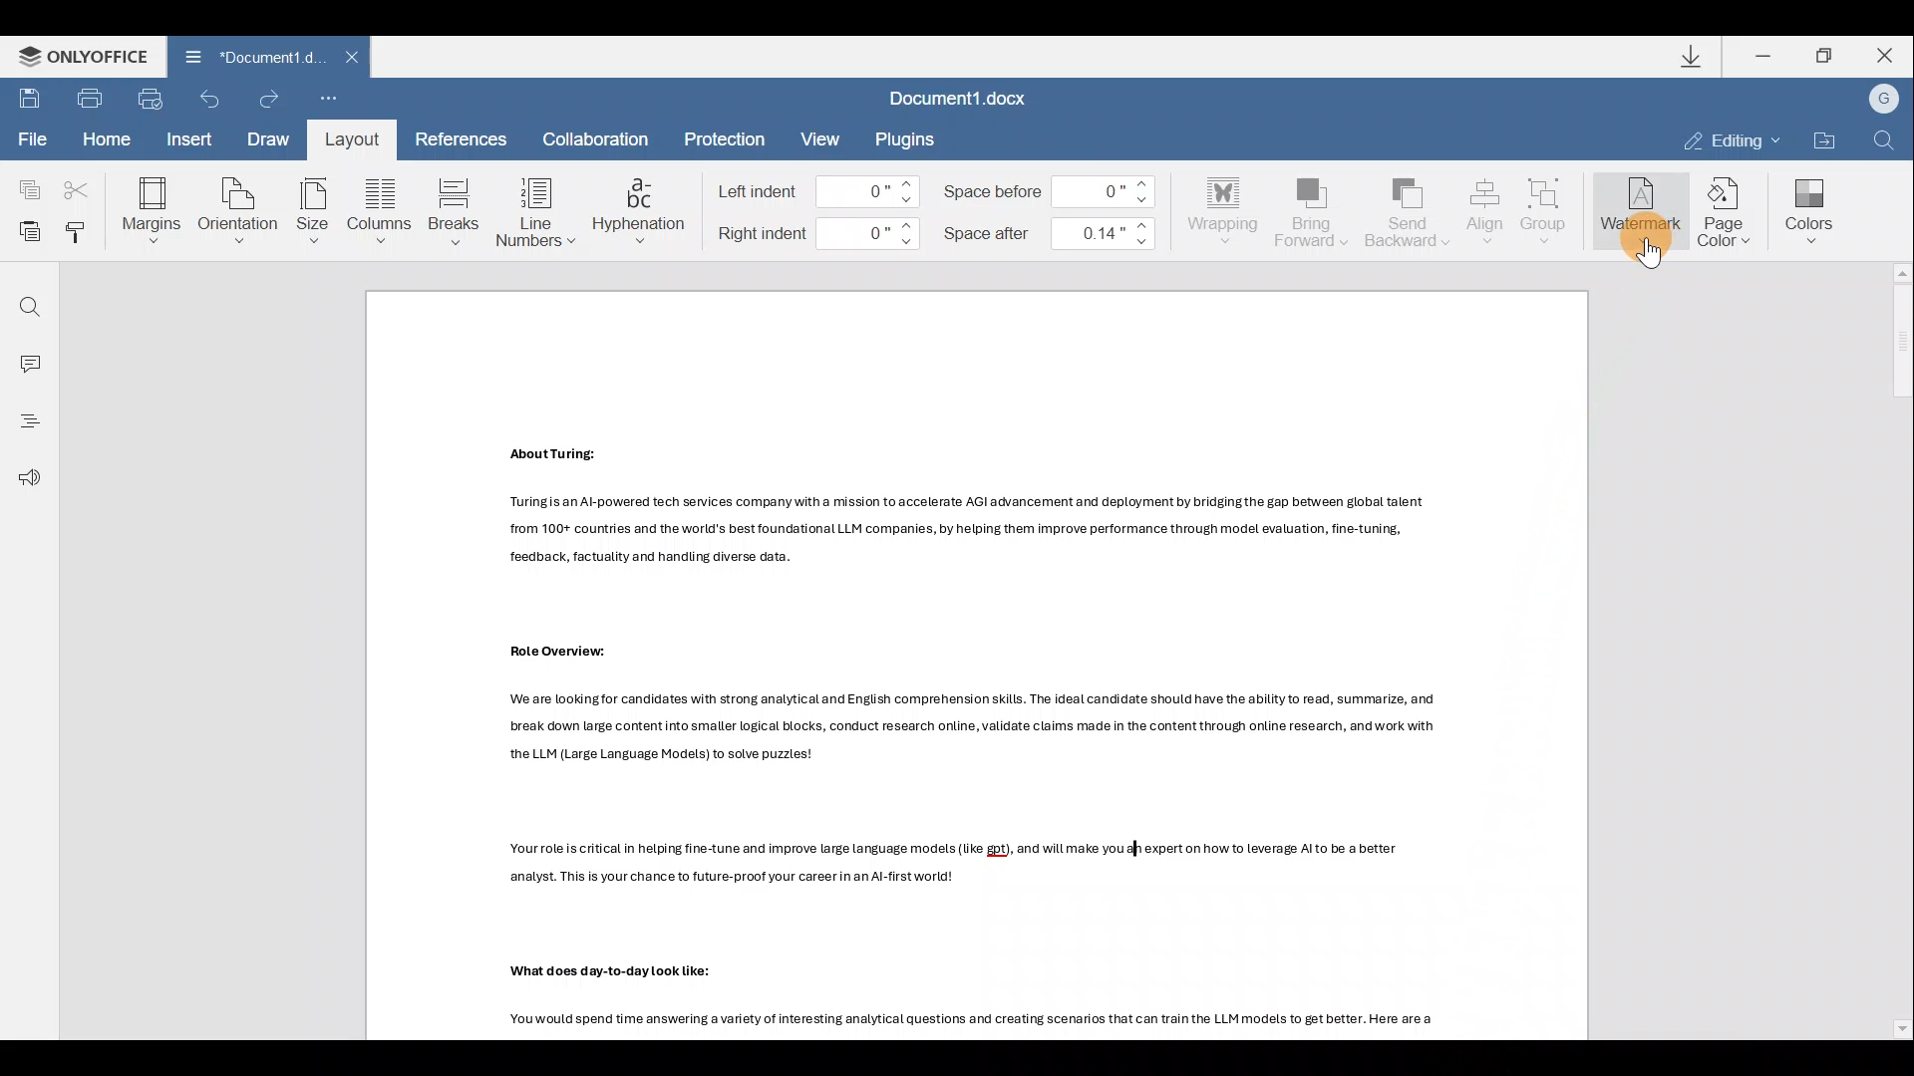  What do you see at coordinates (1410, 210) in the screenshot?
I see `Send backward` at bounding box center [1410, 210].